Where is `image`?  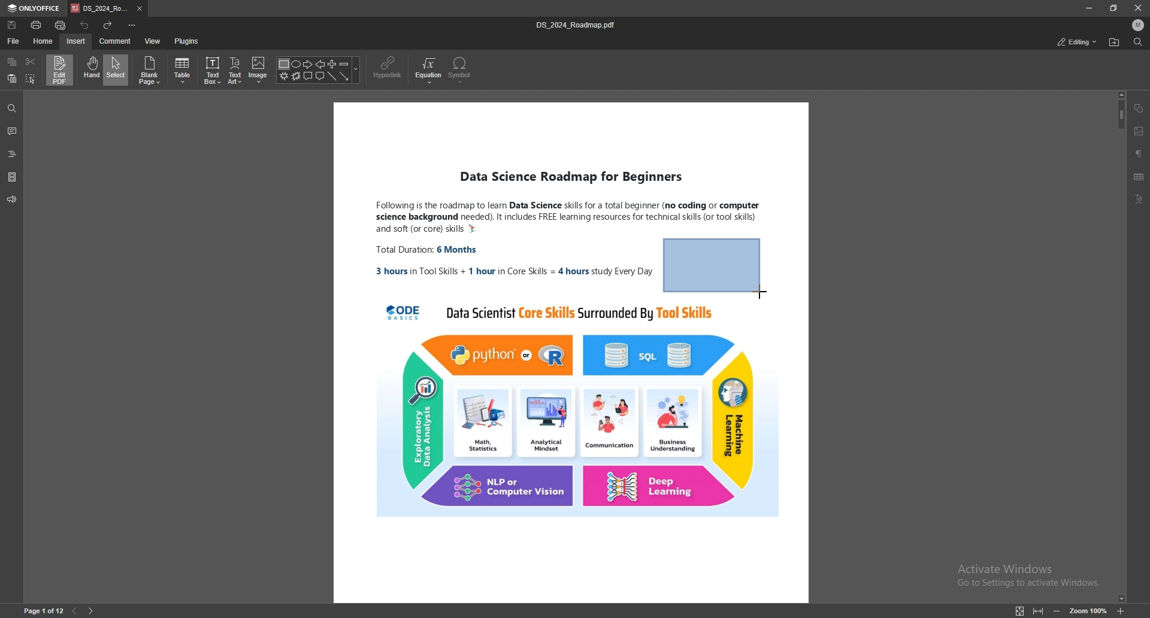 image is located at coordinates (1139, 130).